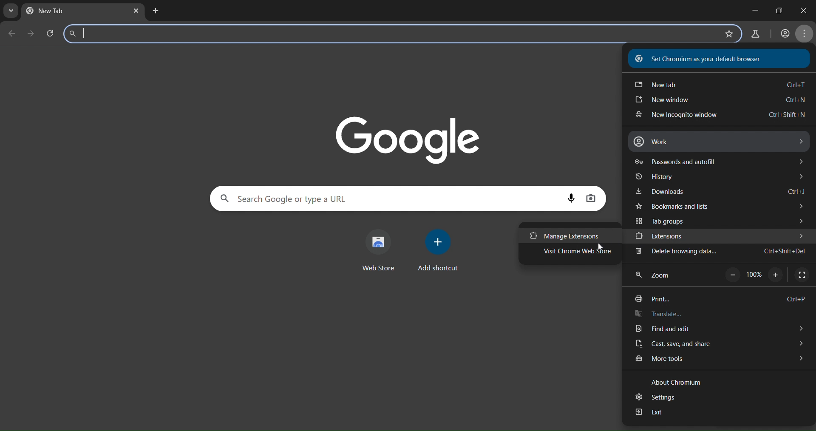  I want to click on more tools, so click(721, 360).